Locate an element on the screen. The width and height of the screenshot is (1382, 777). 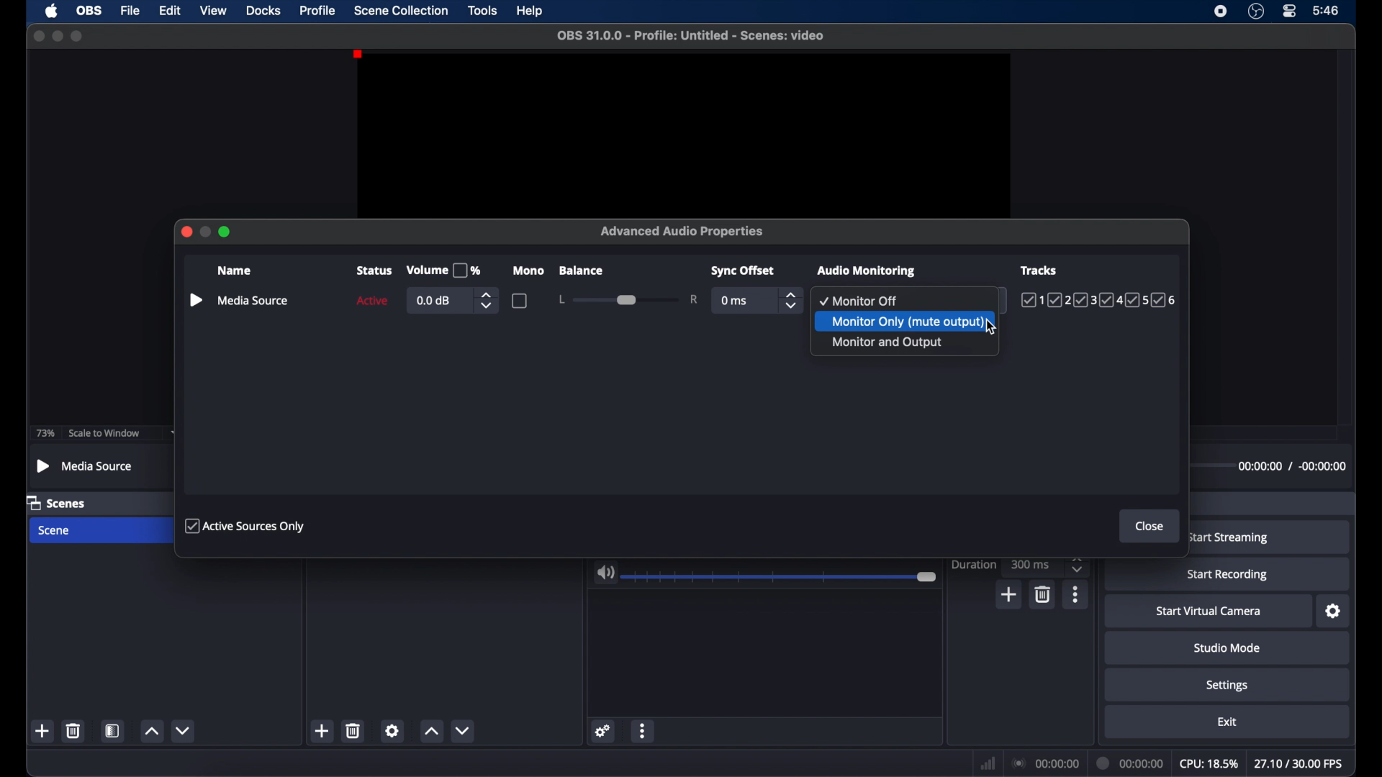
scenes is located at coordinates (59, 504).